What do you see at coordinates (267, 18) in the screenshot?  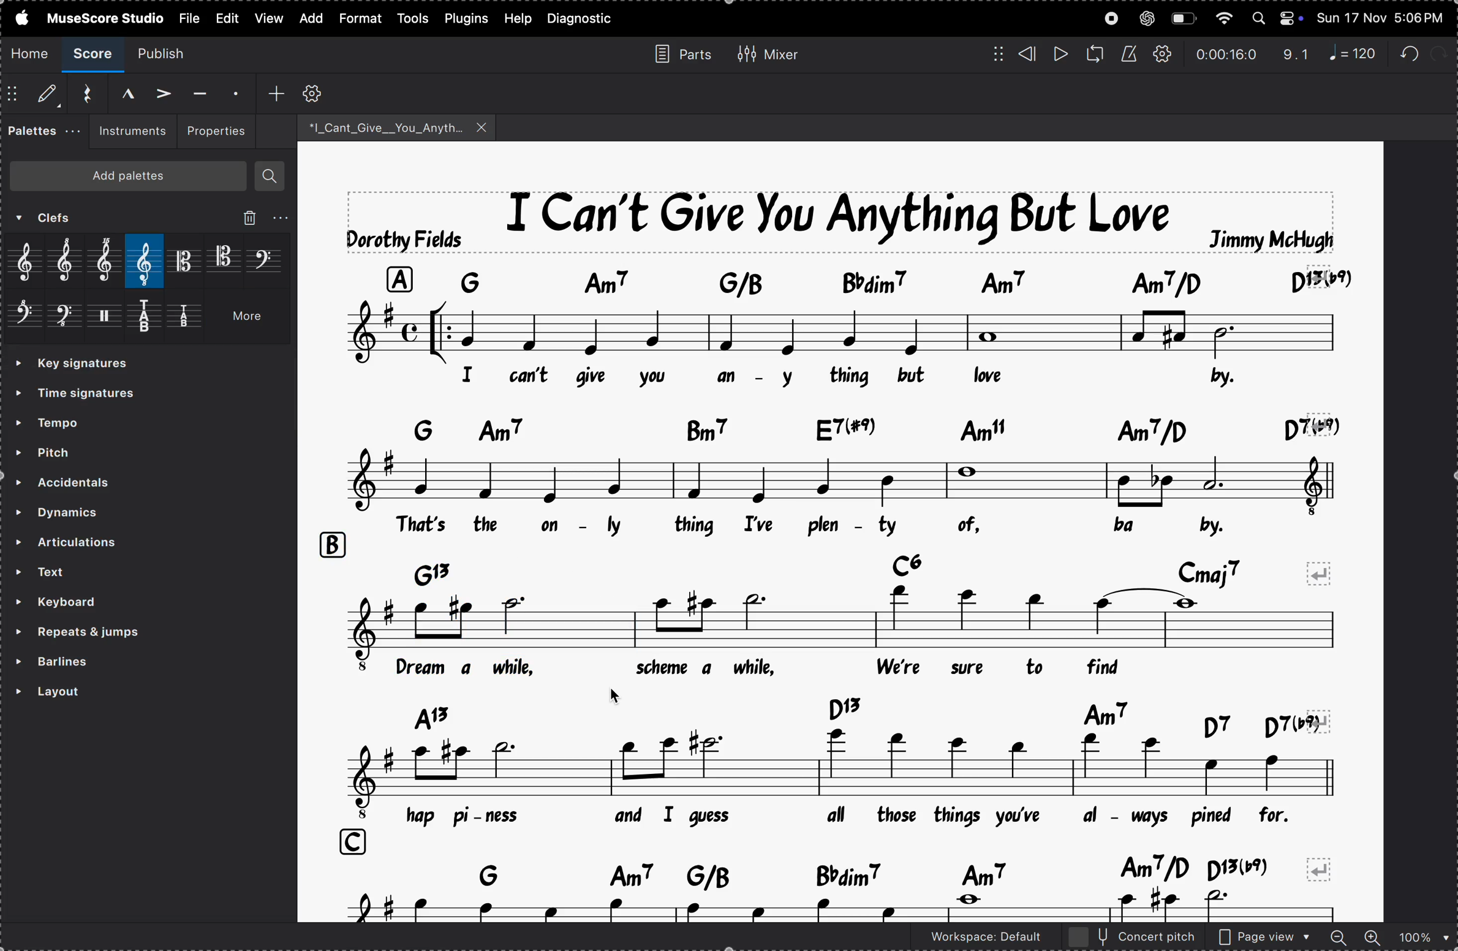 I see `view` at bounding box center [267, 18].